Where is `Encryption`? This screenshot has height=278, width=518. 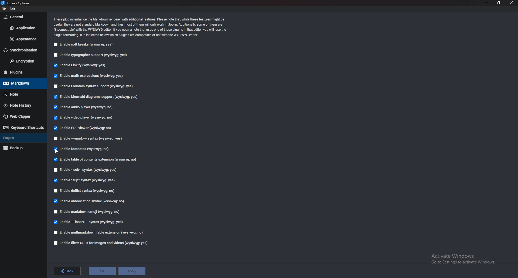 Encryption is located at coordinates (22, 61).